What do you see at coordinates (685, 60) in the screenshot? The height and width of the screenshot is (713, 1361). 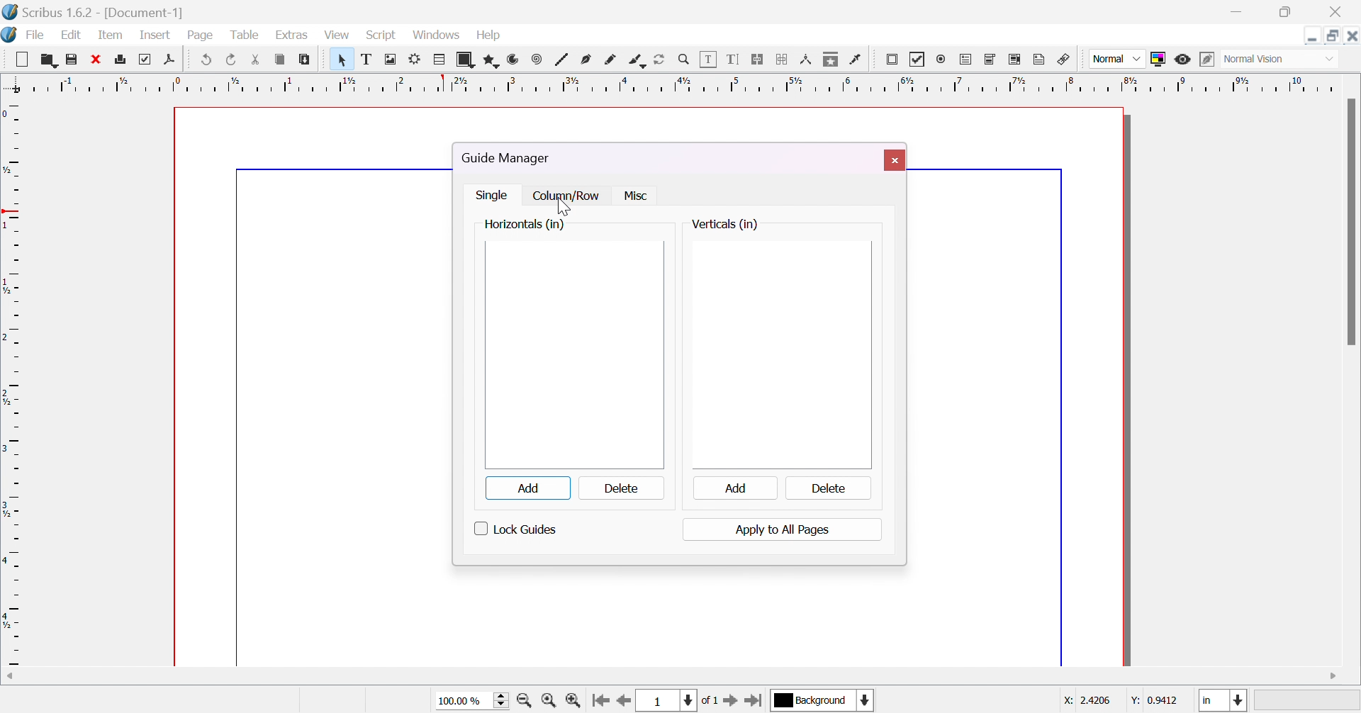 I see `zoom in / zoom out` at bounding box center [685, 60].